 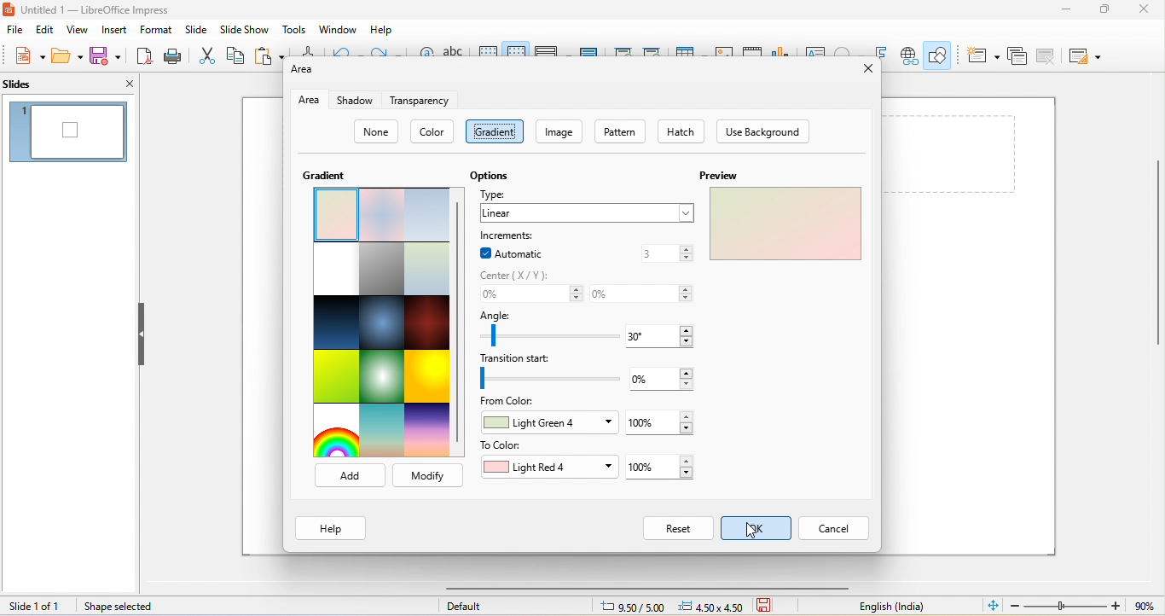 I want to click on adjust, so click(x=689, y=335).